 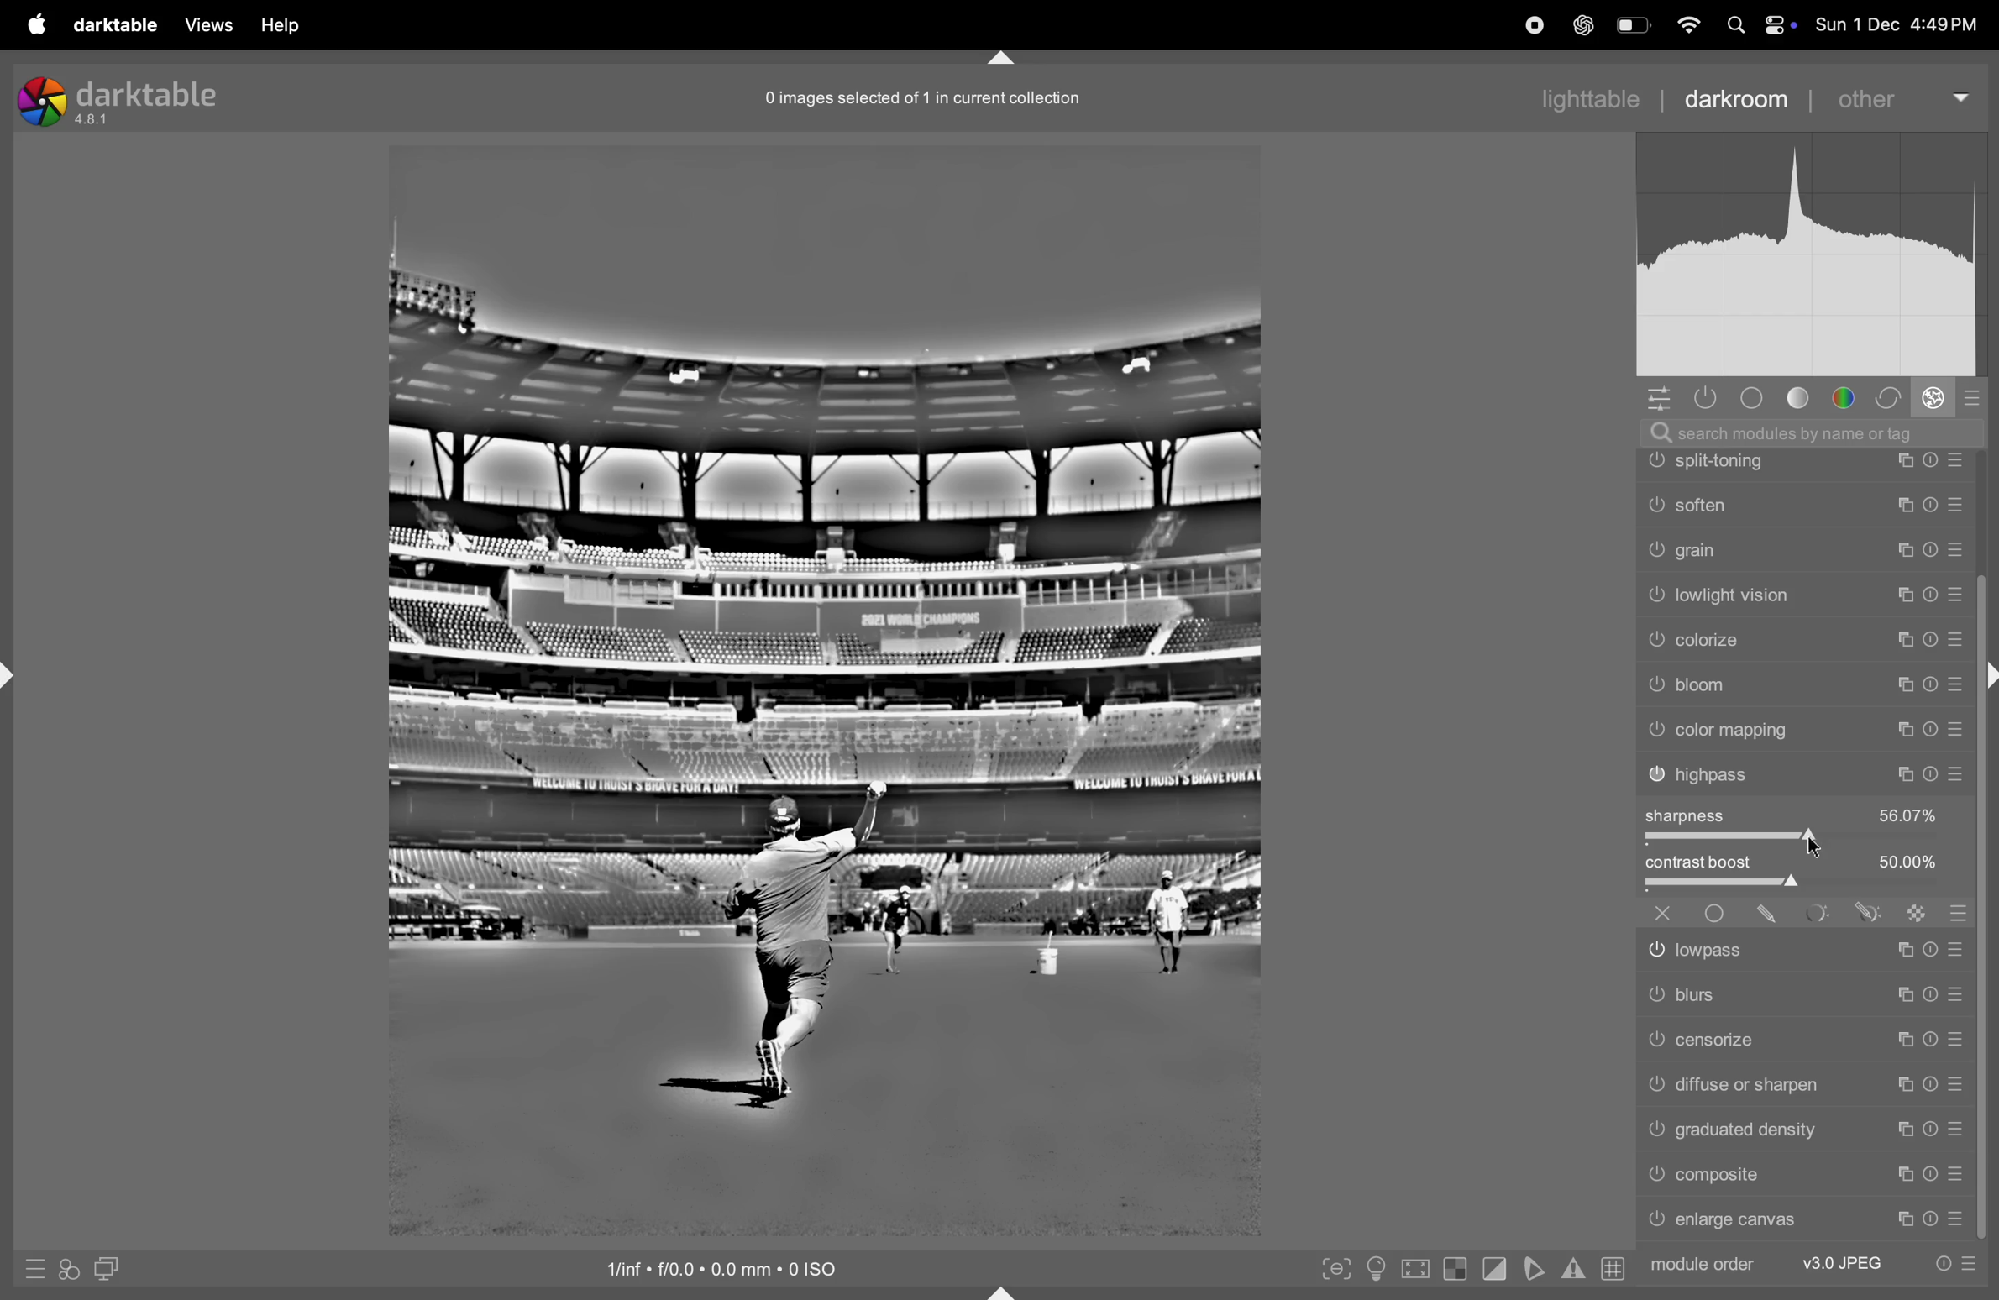 I want to click on color mapping, so click(x=1809, y=858).